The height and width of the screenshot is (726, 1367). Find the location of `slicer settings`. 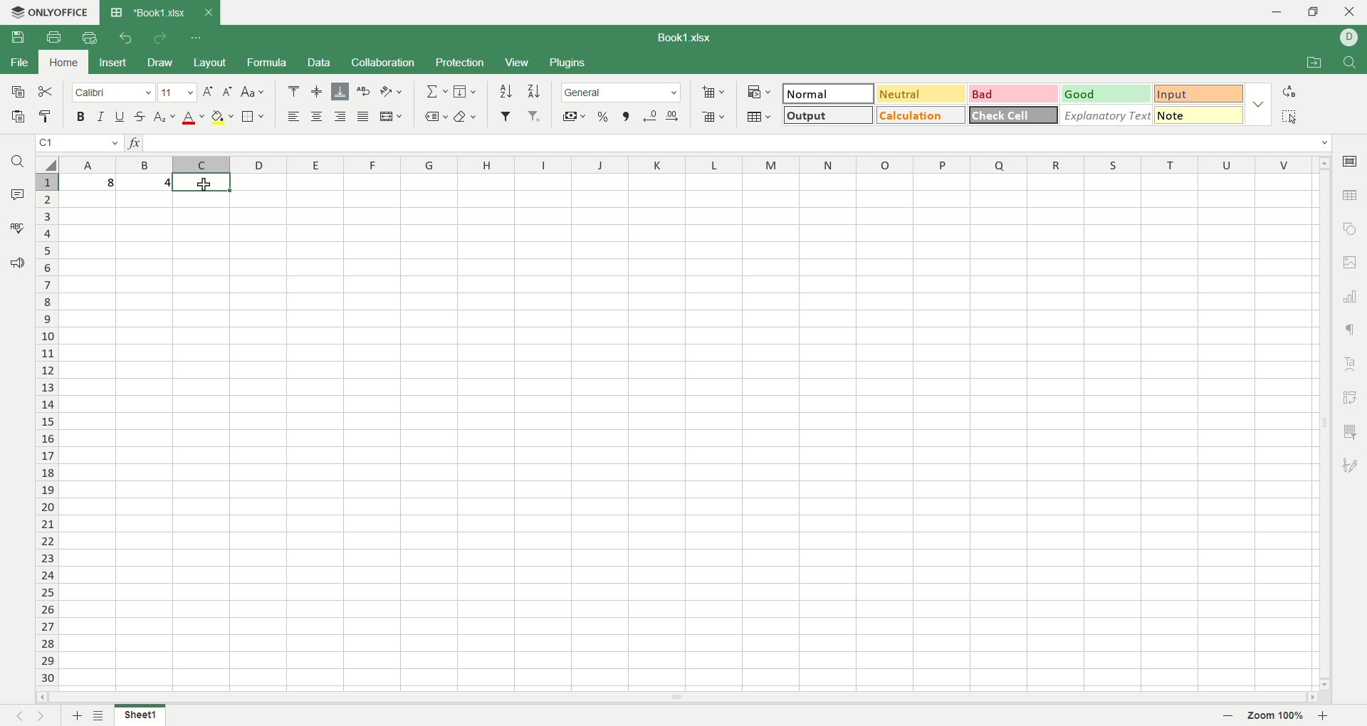

slicer settings is located at coordinates (1351, 433).